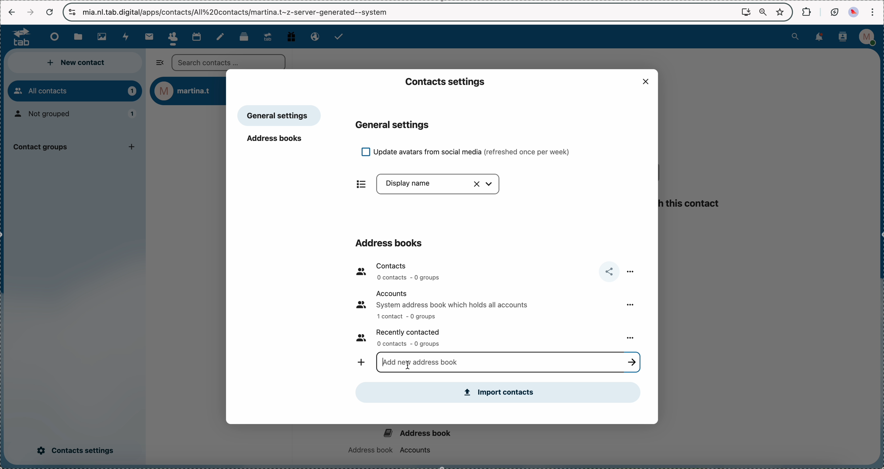 The image size is (884, 469). What do you see at coordinates (632, 338) in the screenshot?
I see `more options` at bounding box center [632, 338].